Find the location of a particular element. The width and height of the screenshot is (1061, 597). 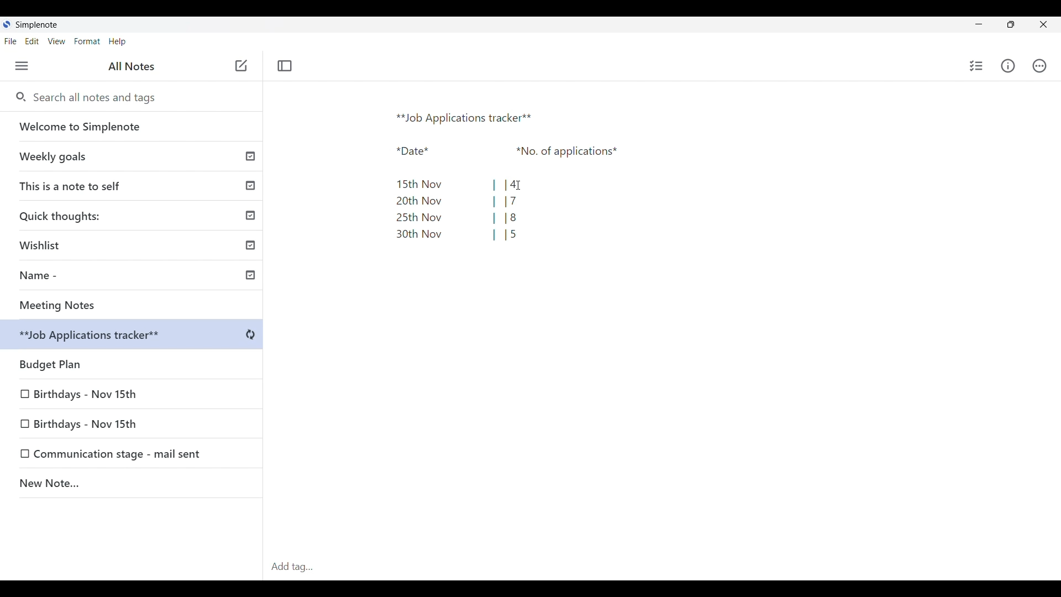

View  is located at coordinates (56, 41).